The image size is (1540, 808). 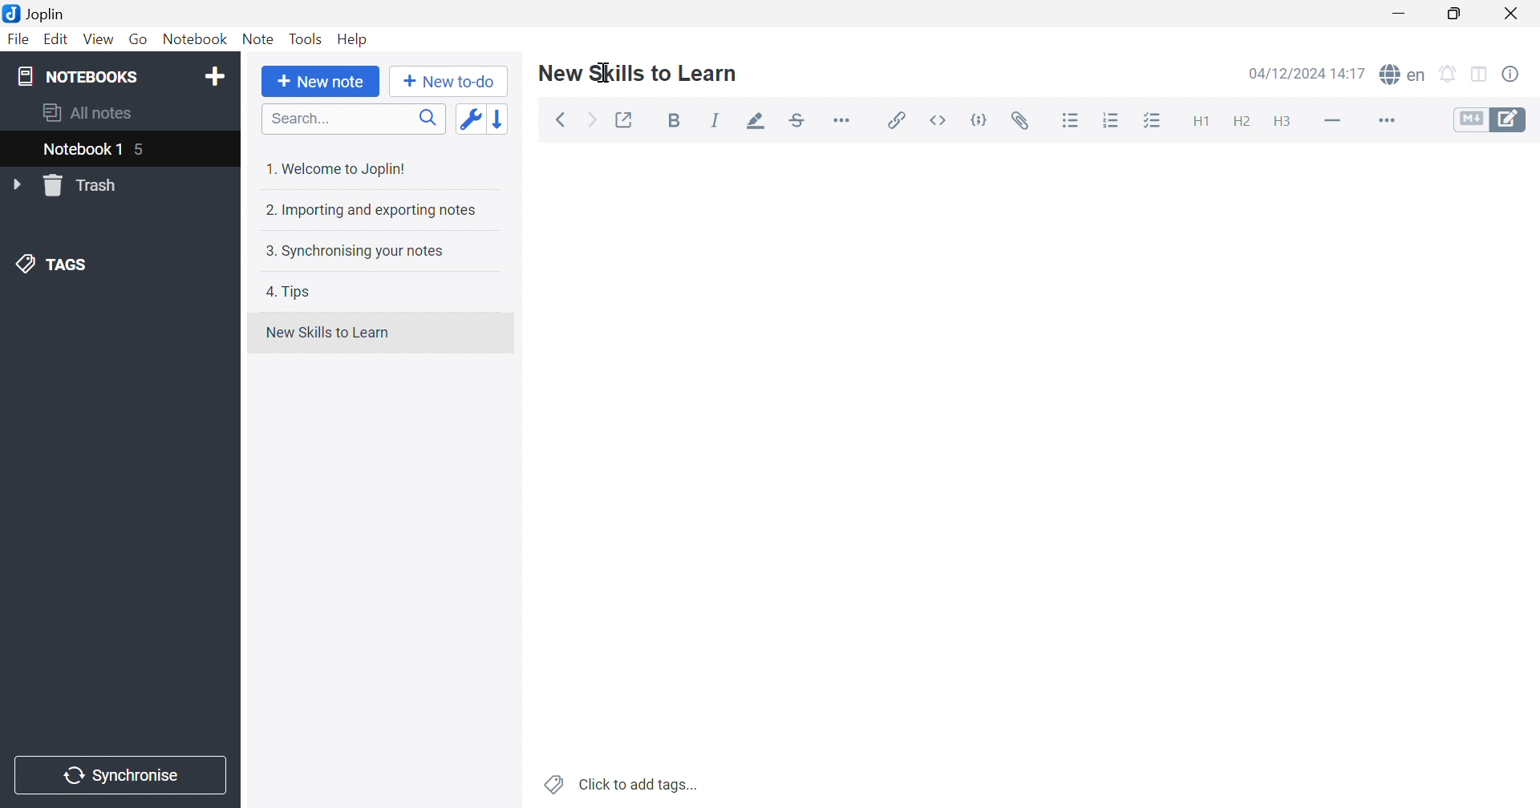 What do you see at coordinates (604, 71) in the screenshot?
I see `Cursor` at bounding box center [604, 71].